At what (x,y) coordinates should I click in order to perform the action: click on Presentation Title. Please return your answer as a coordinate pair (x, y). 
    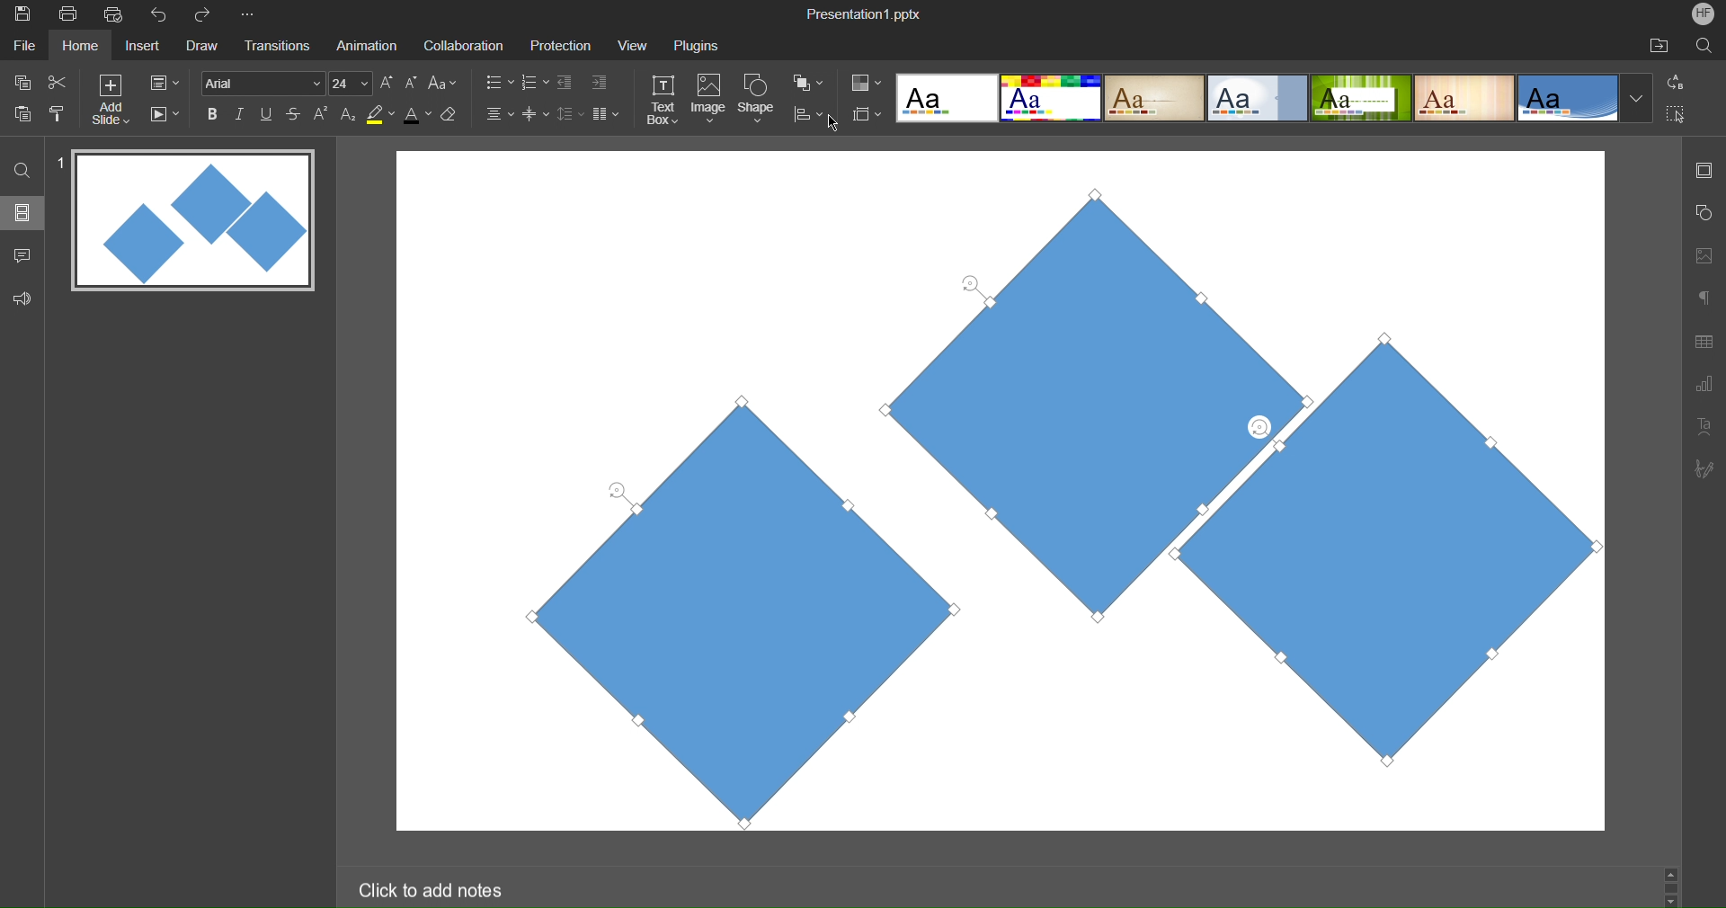
    Looking at the image, I should click on (867, 13).